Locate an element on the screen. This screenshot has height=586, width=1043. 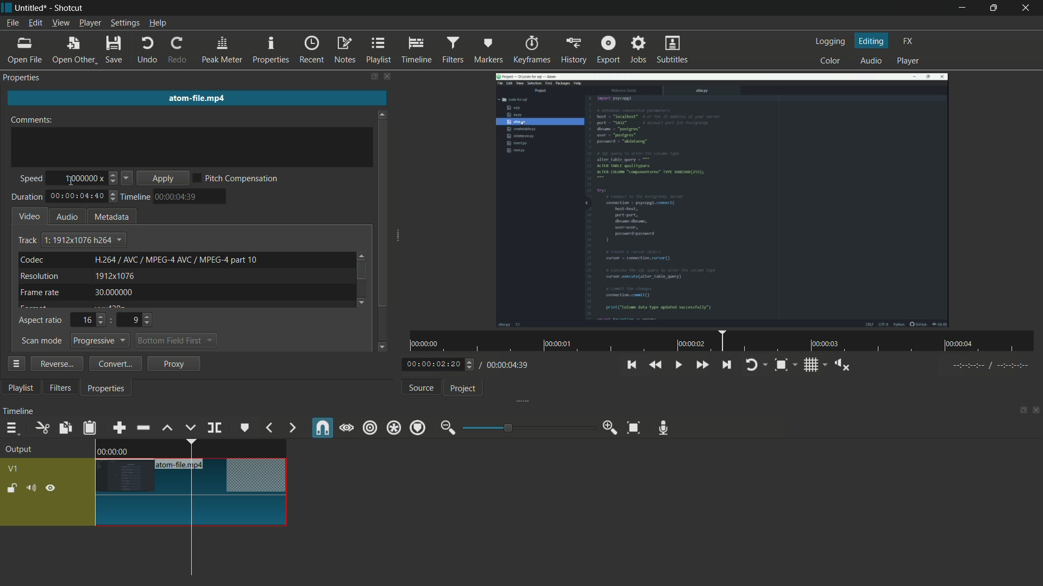
save is located at coordinates (115, 50).